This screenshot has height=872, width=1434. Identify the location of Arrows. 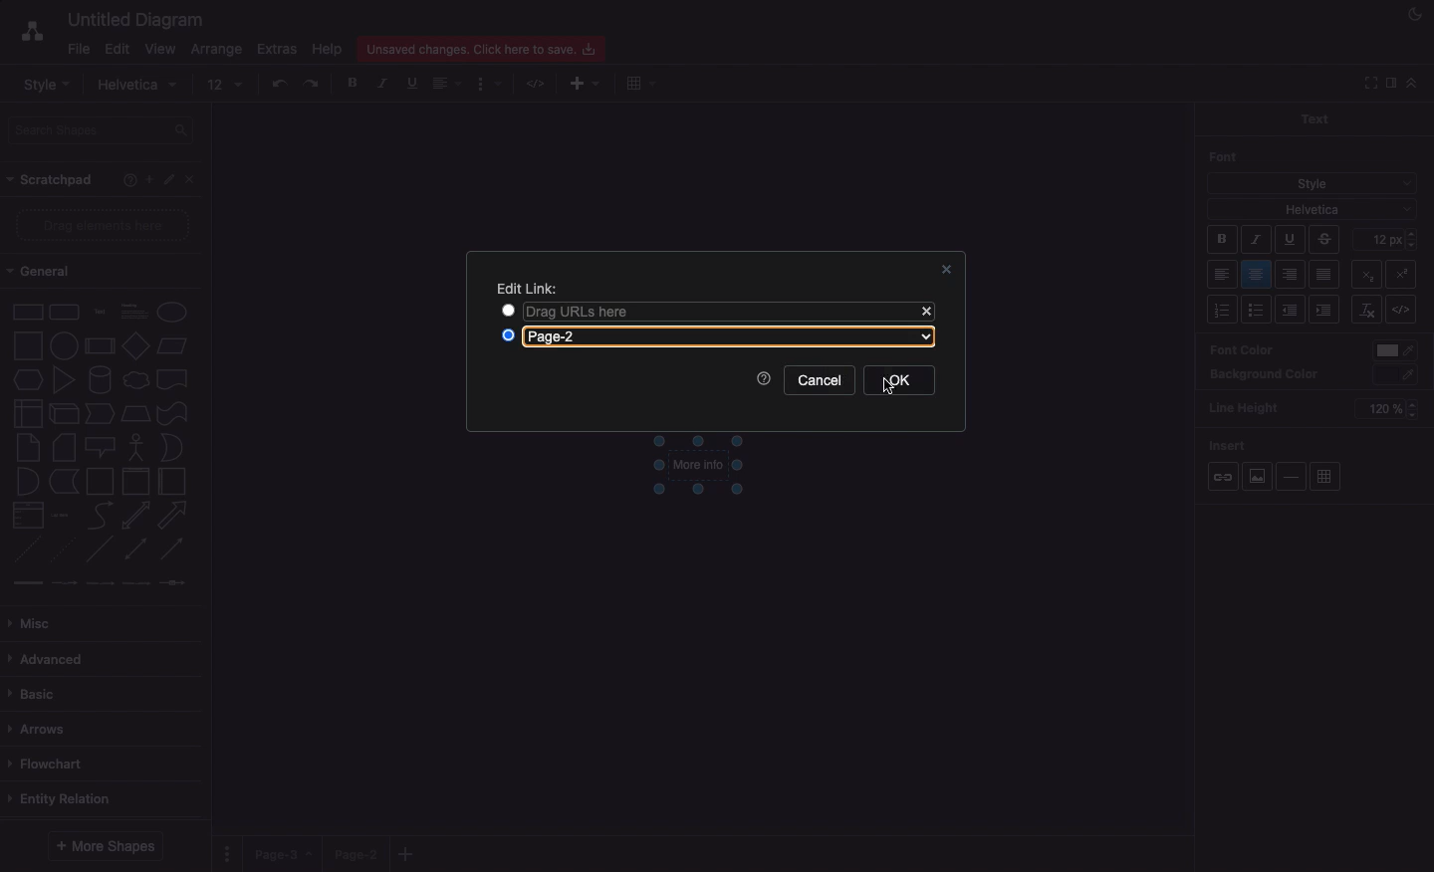
(41, 731).